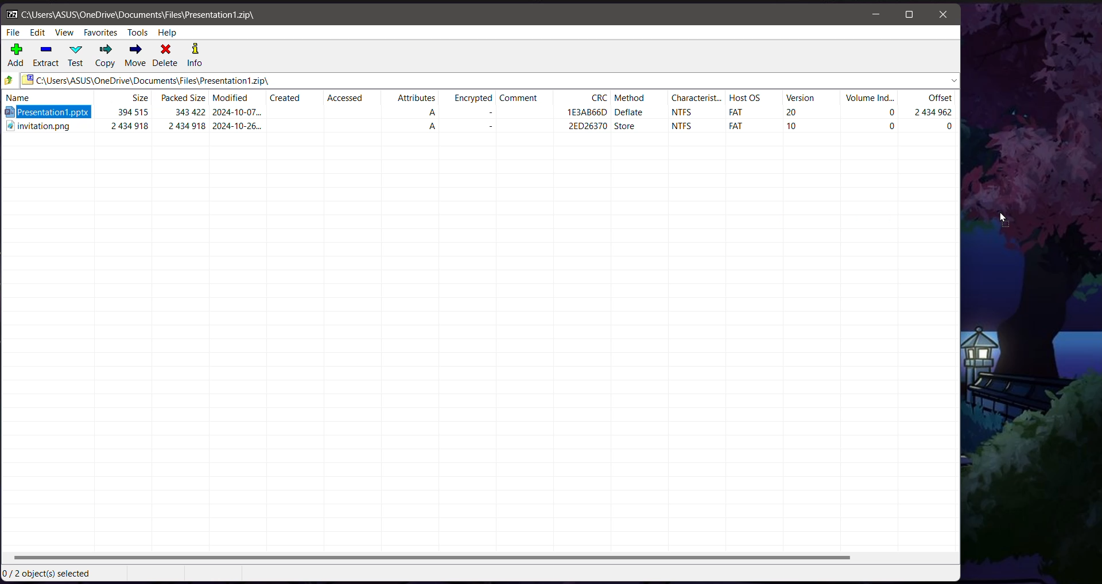 The width and height of the screenshot is (1102, 584). I want to click on Add, so click(16, 56).